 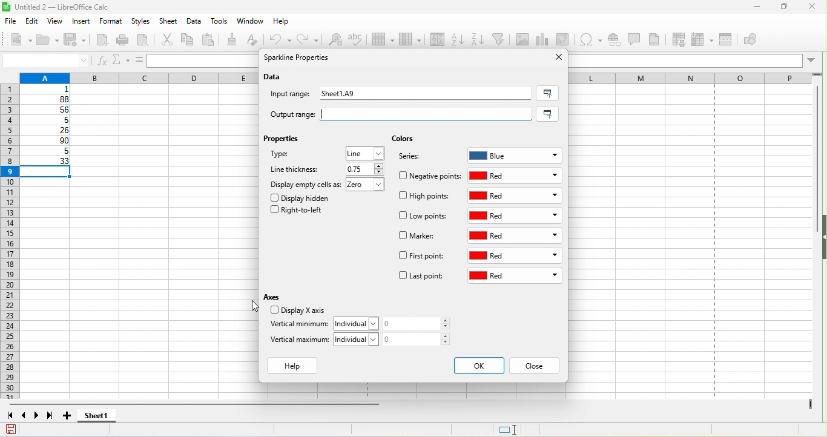 What do you see at coordinates (188, 39) in the screenshot?
I see `copy` at bounding box center [188, 39].